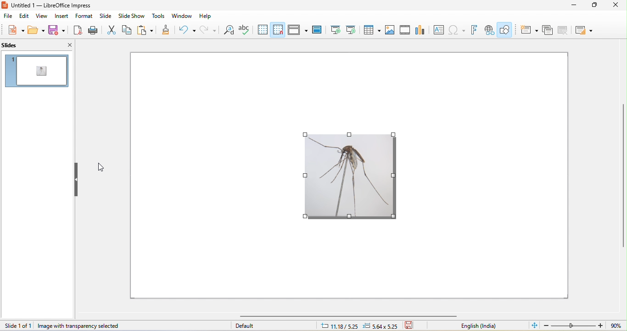  I want to click on tools, so click(158, 17).